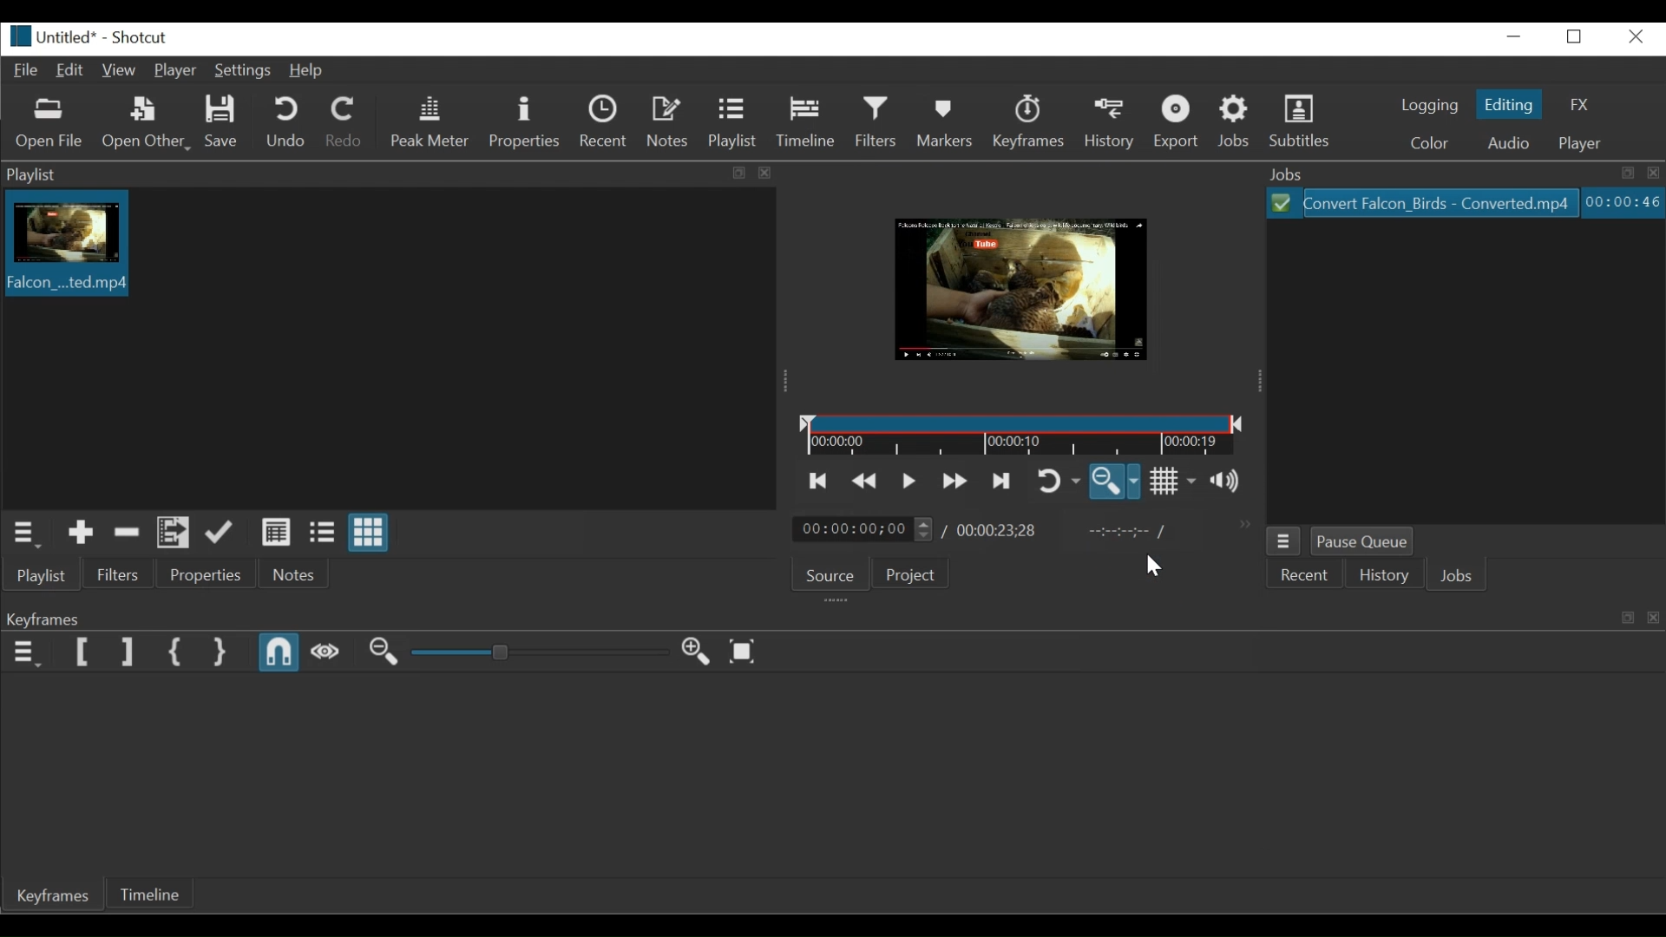 This screenshot has width=1666, height=937. I want to click on Keyframes, so click(83, 615).